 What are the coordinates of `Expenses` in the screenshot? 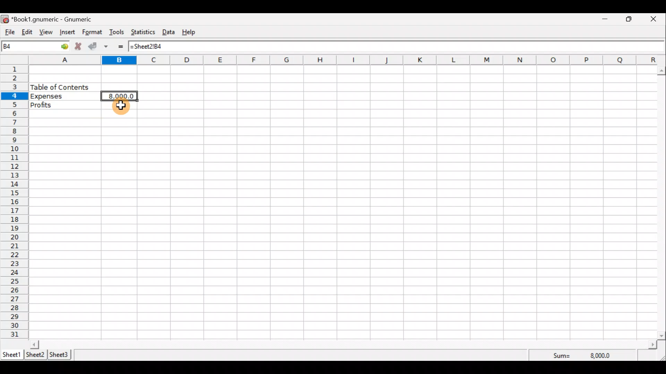 It's located at (64, 96).